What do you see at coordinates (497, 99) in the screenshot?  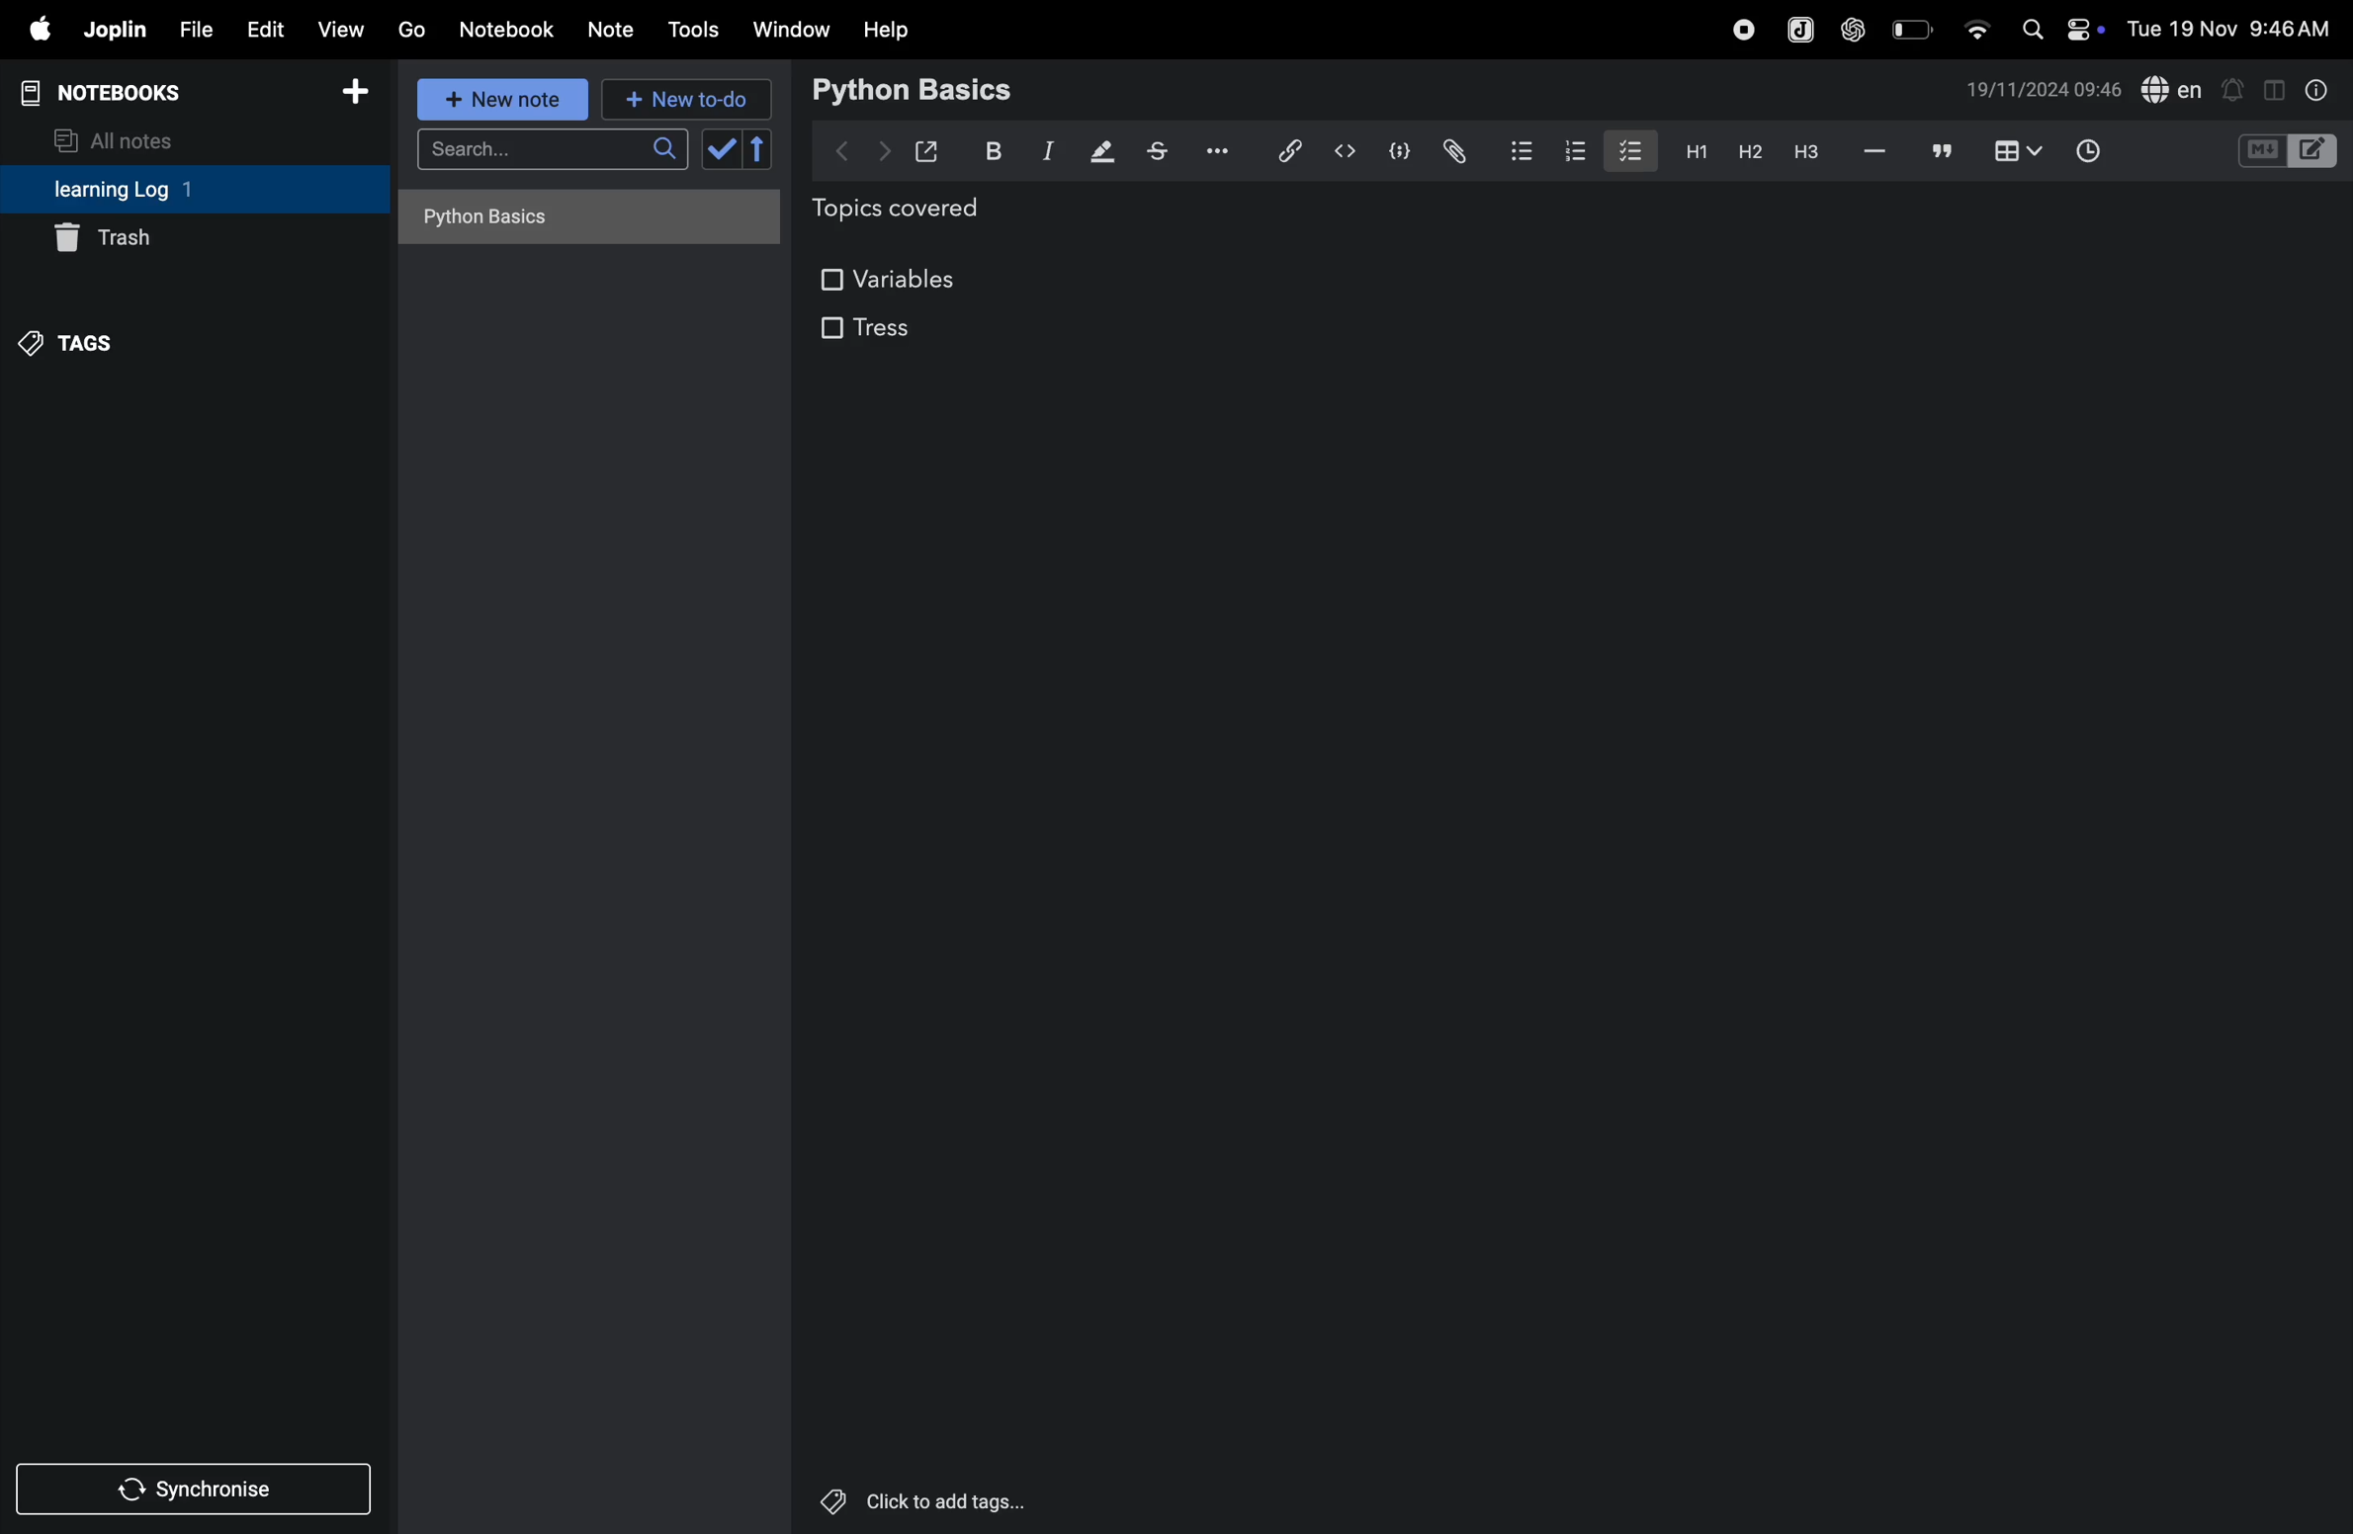 I see `new note` at bounding box center [497, 99].